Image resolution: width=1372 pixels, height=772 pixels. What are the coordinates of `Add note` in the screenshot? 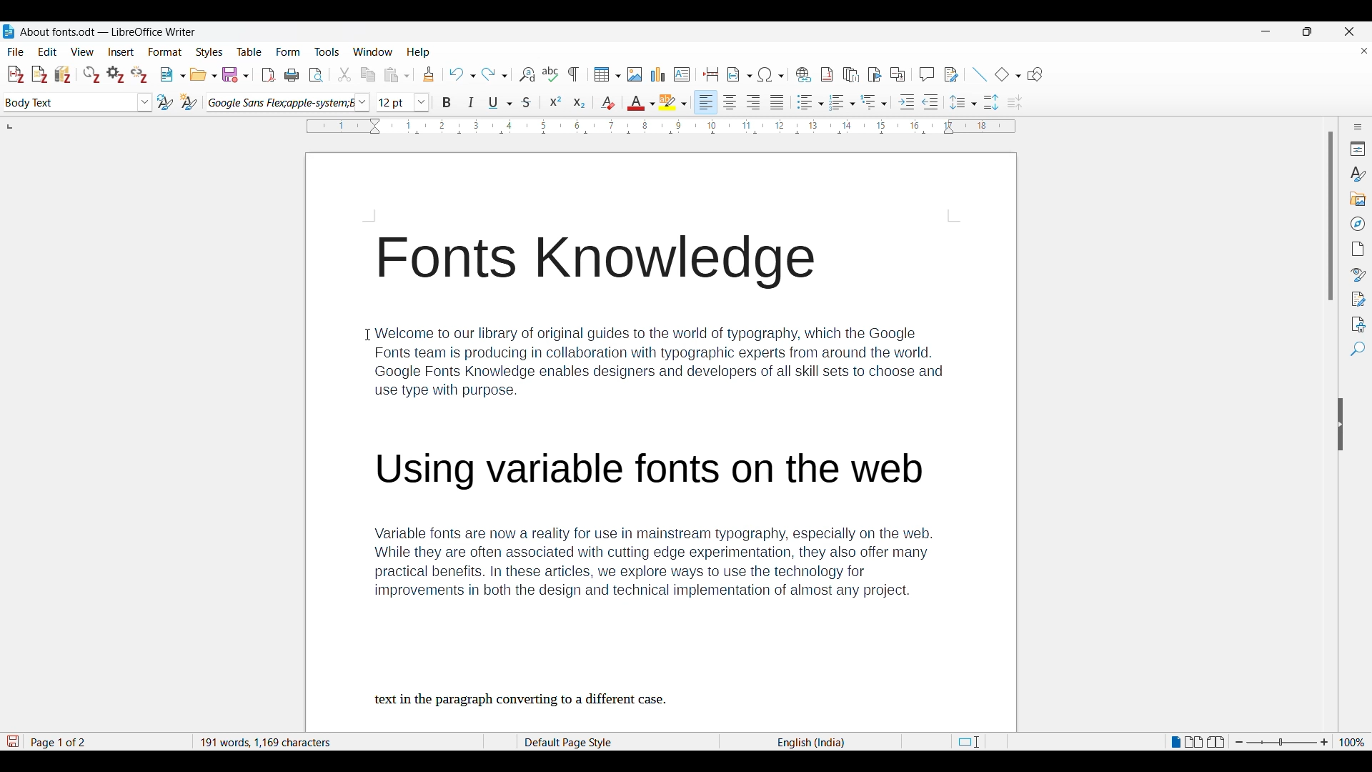 It's located at (40, 75).